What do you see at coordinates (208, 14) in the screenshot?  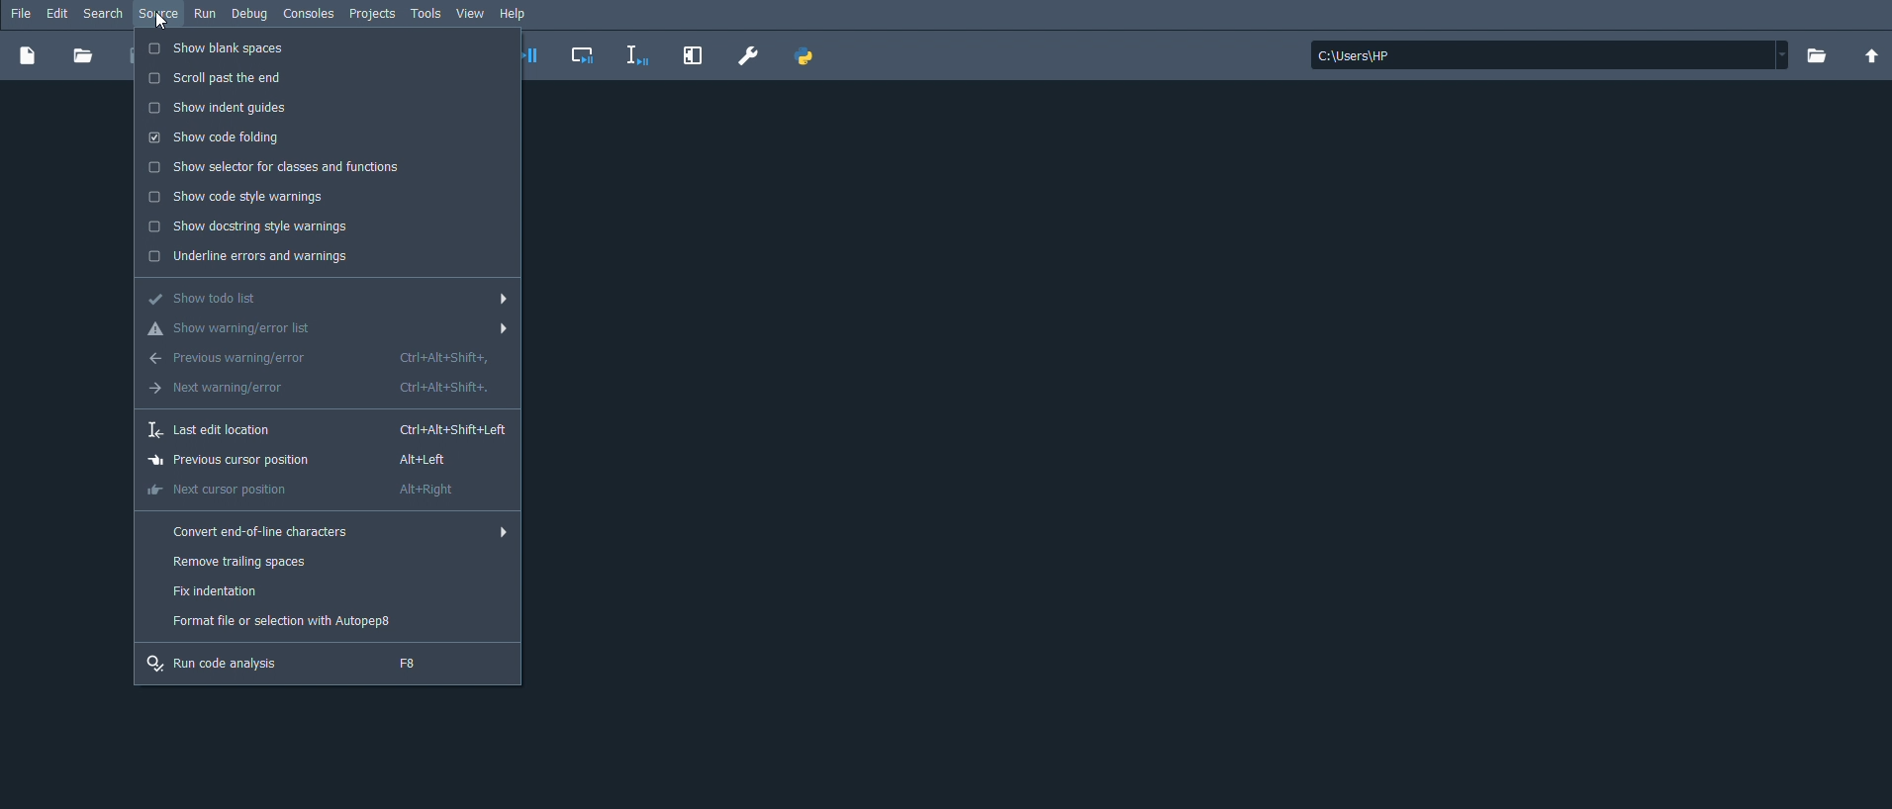 I see `Run` at bounding box center [208, 14].